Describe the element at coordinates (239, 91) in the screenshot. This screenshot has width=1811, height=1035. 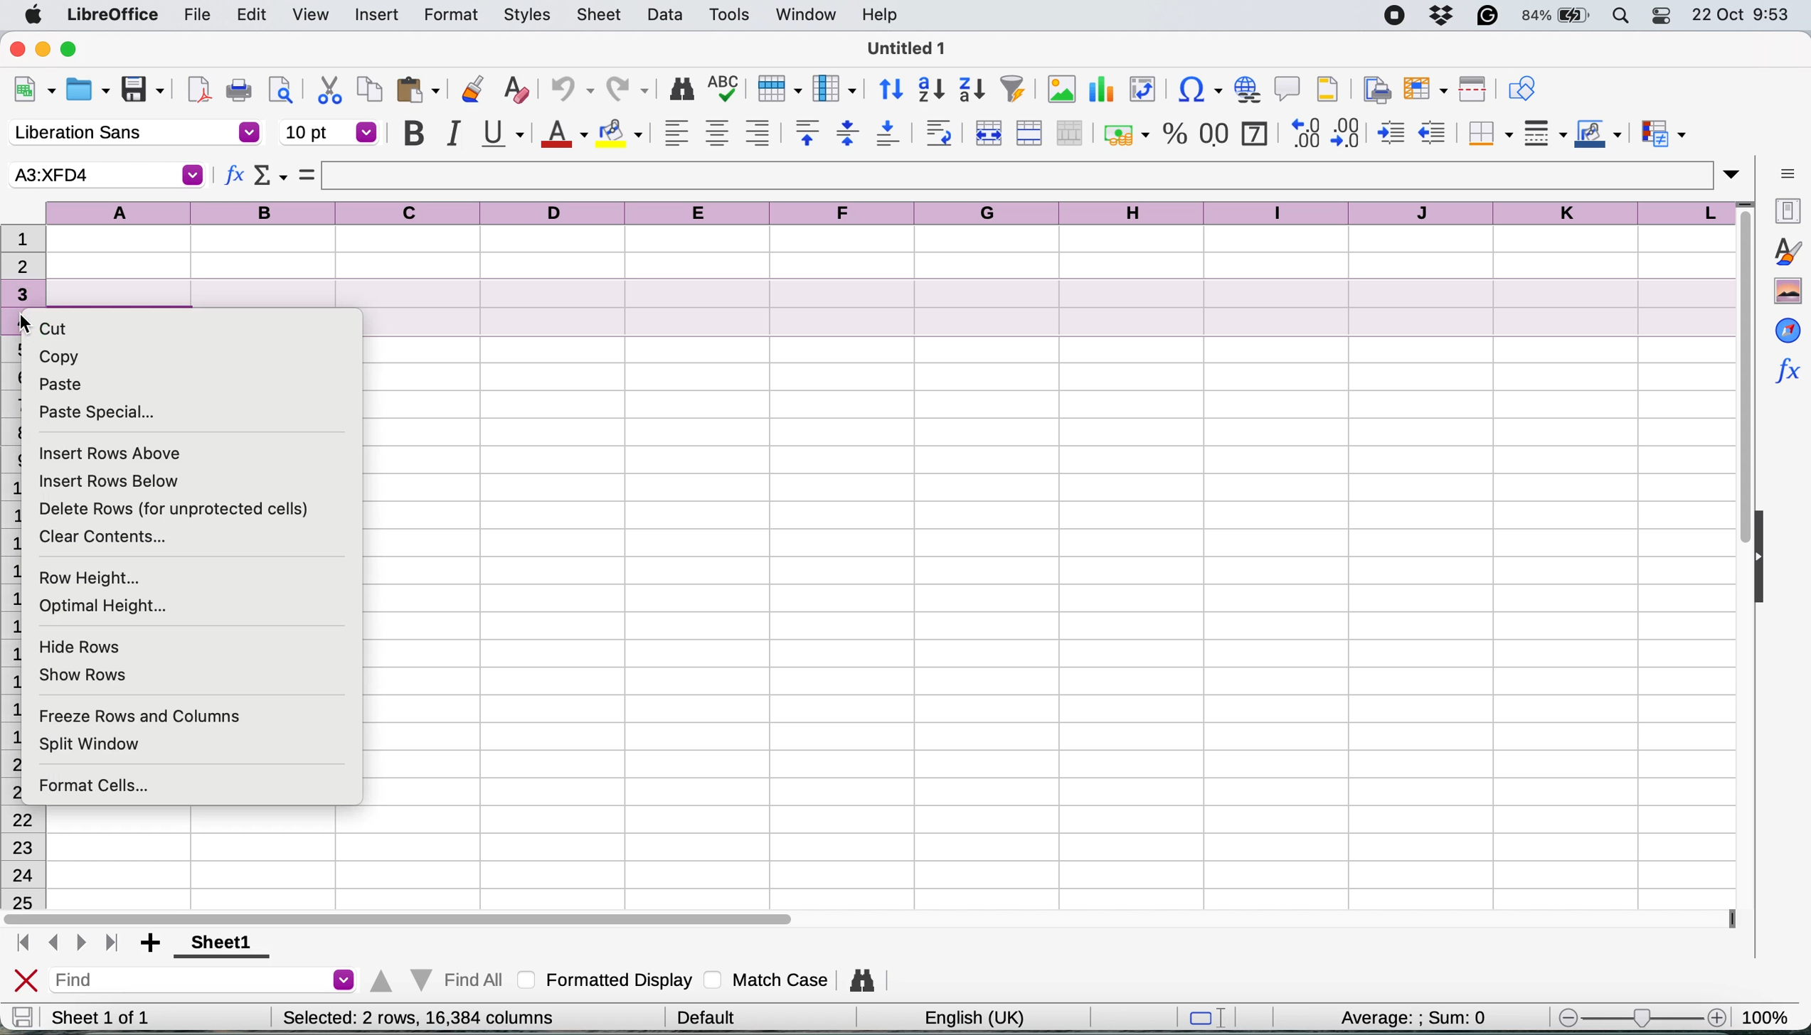
I see `print` at that location.